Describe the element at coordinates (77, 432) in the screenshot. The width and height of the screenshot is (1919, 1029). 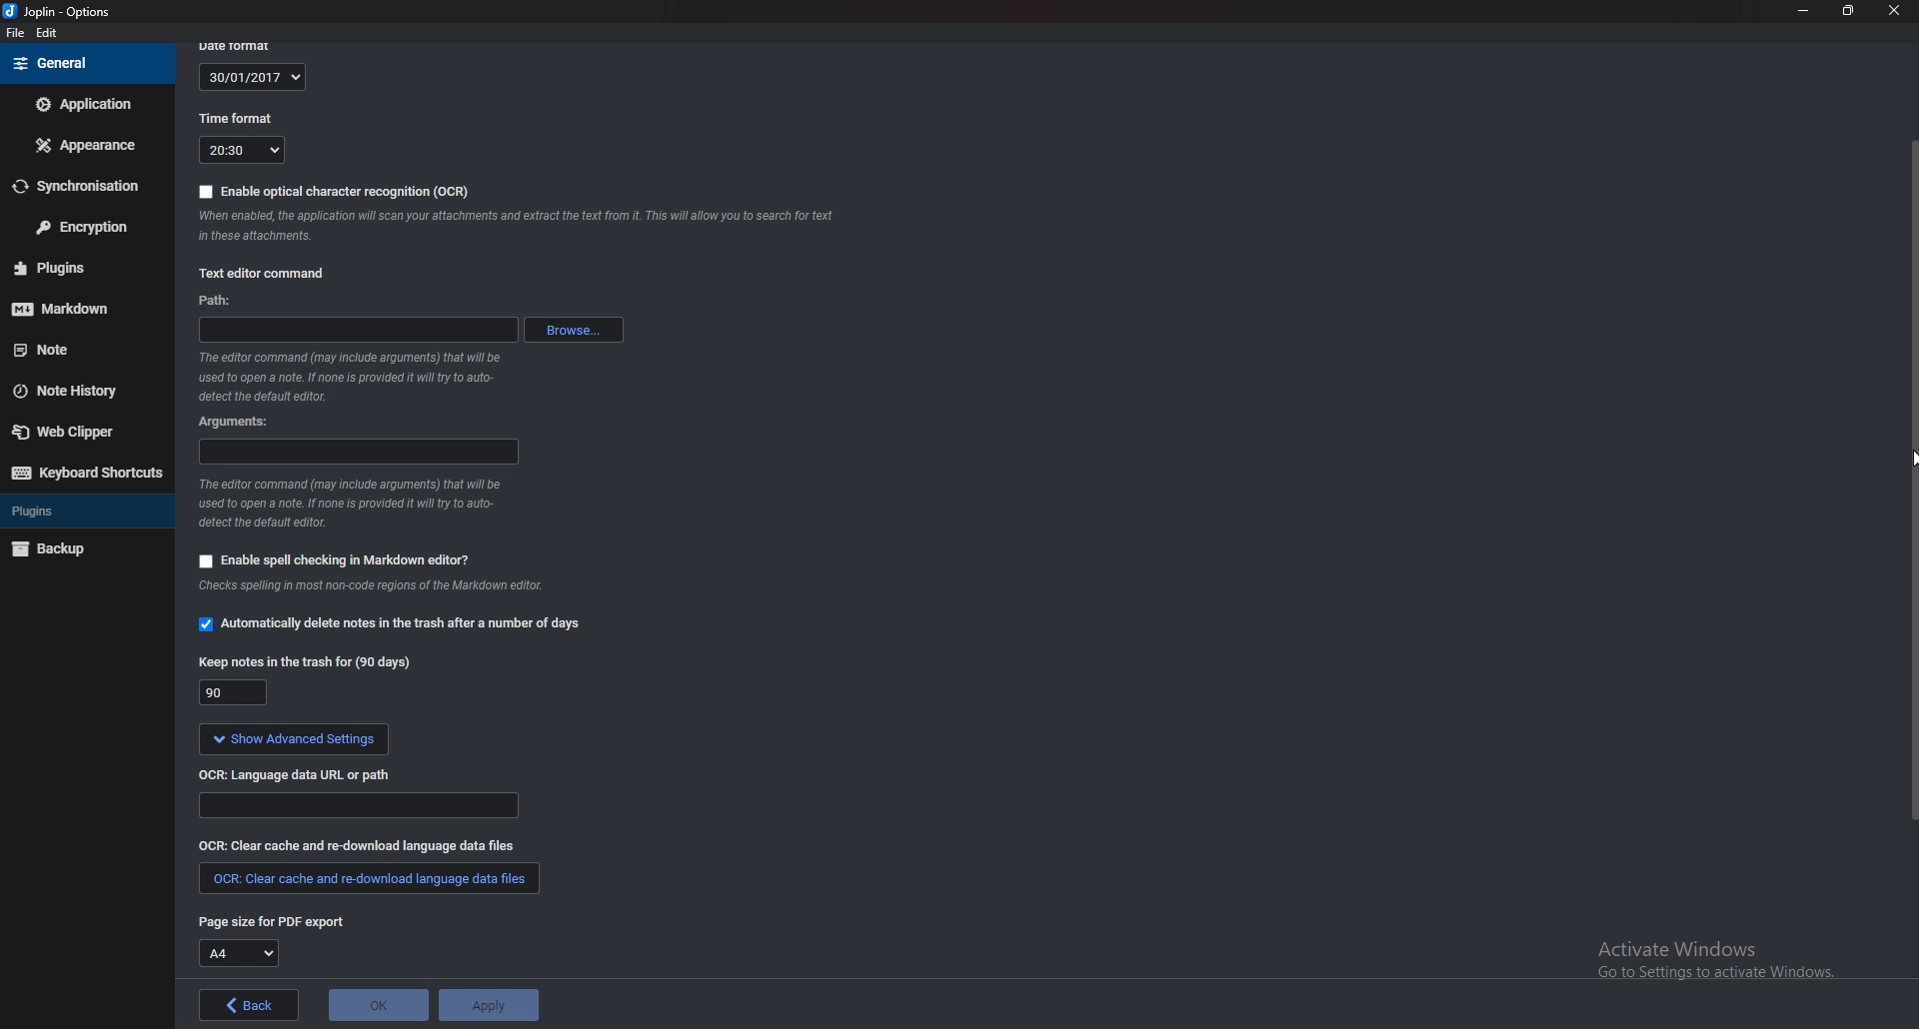
I see `Web clipper` at that location.